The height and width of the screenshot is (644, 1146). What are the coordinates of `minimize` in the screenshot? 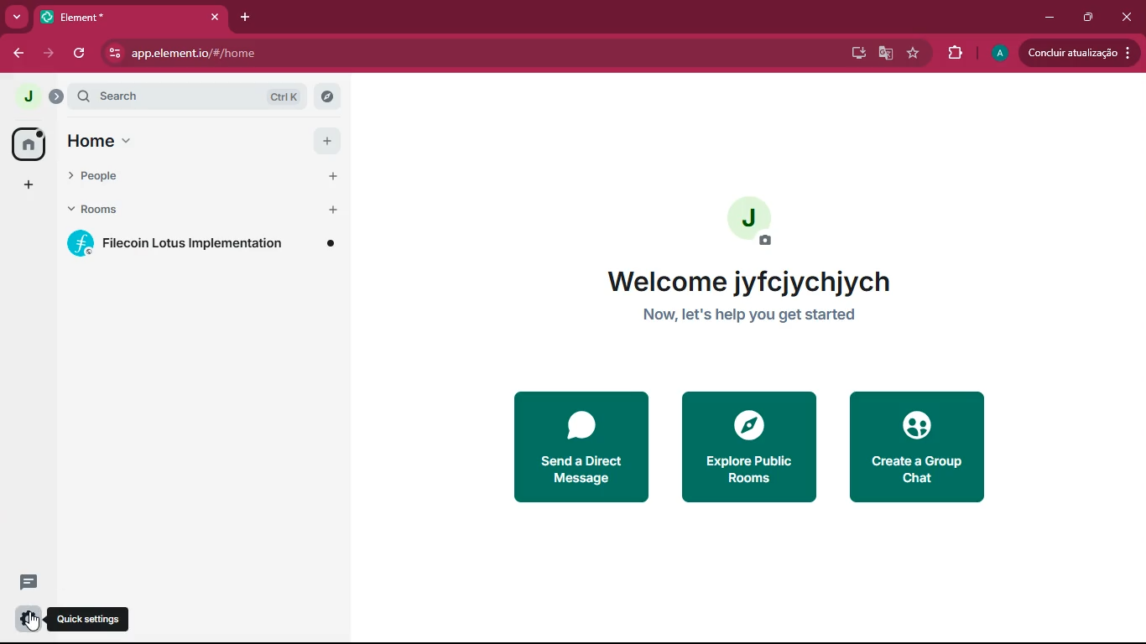 It's located at (1046, 16).